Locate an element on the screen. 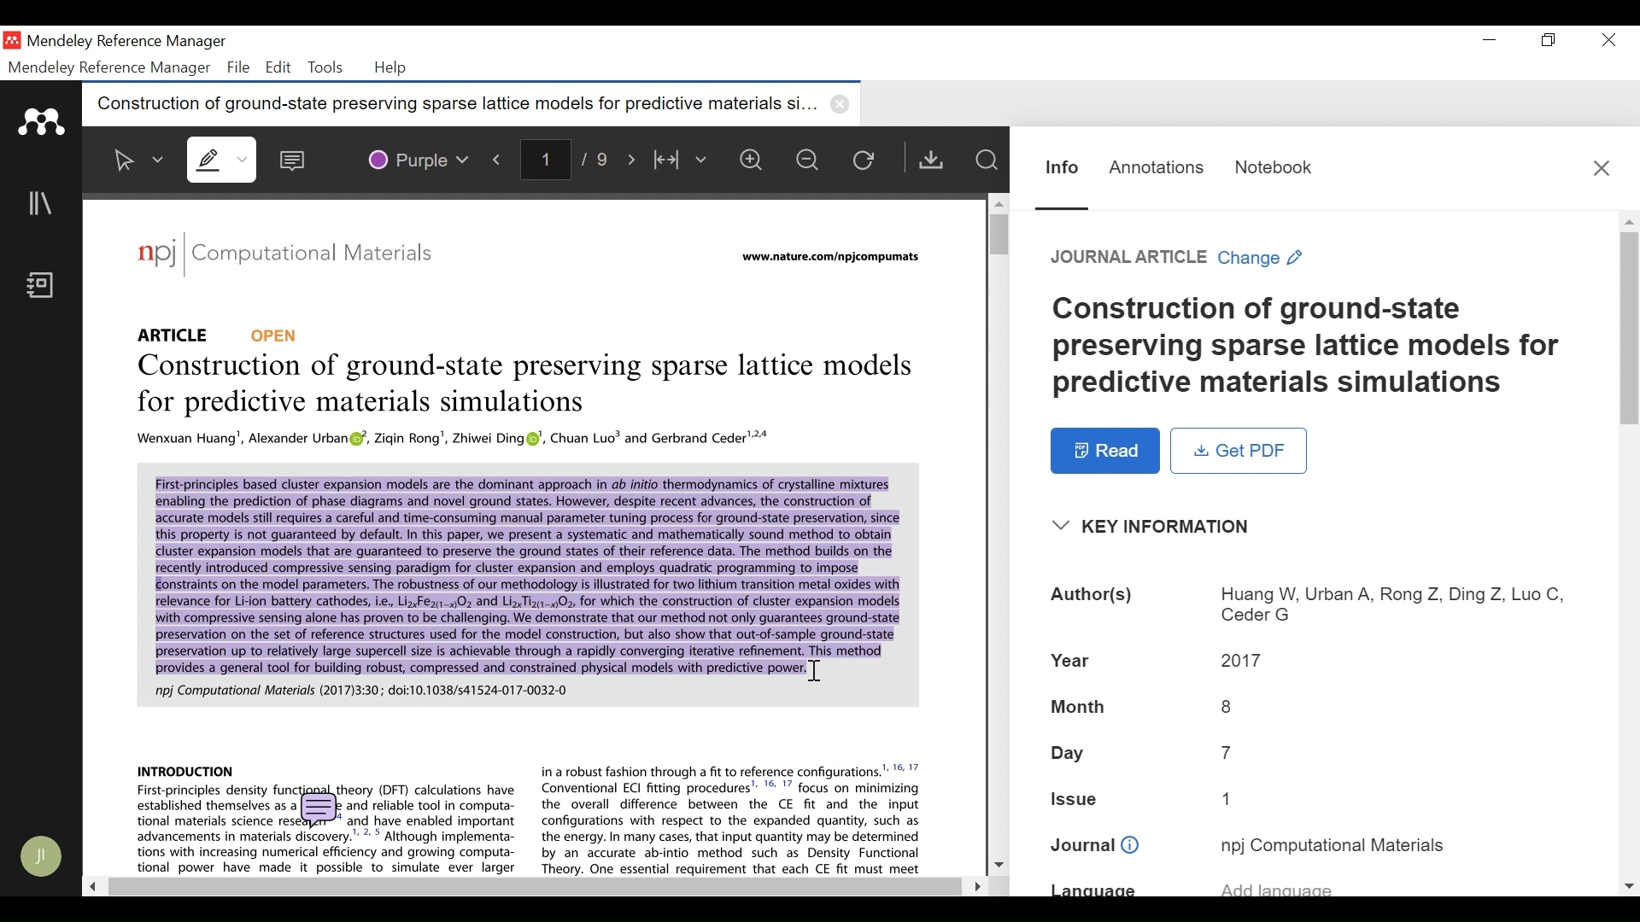 The width and height of the screenshot is (1640, 922). Vertical Scroll bar is located at coordinates (993, 233).